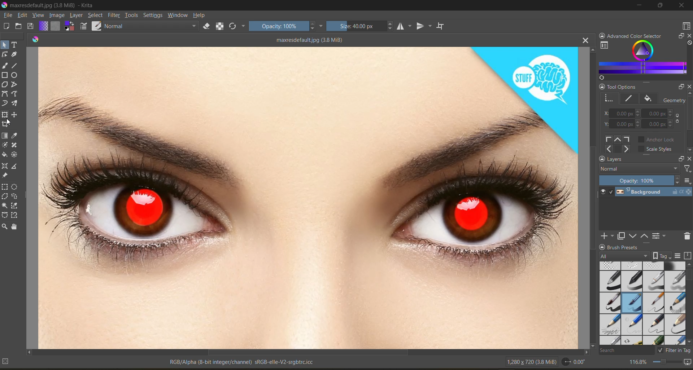 The image size is (693, 370). What do you see at coordinates (15, 215) in the screenshot?
I see `tool` at bounding box center [15, 215].